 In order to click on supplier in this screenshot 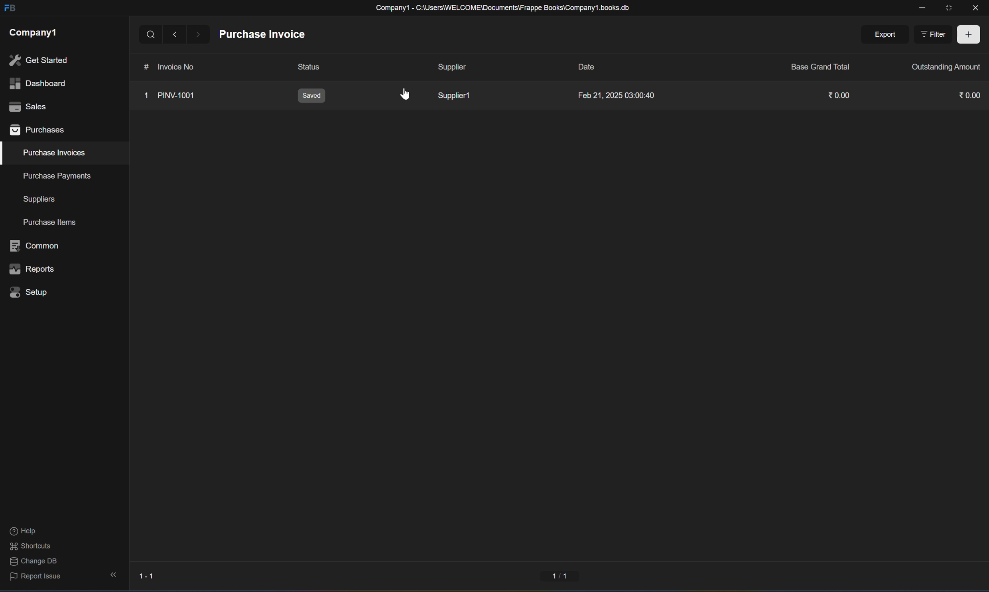, I will do `click(451, 67)`.